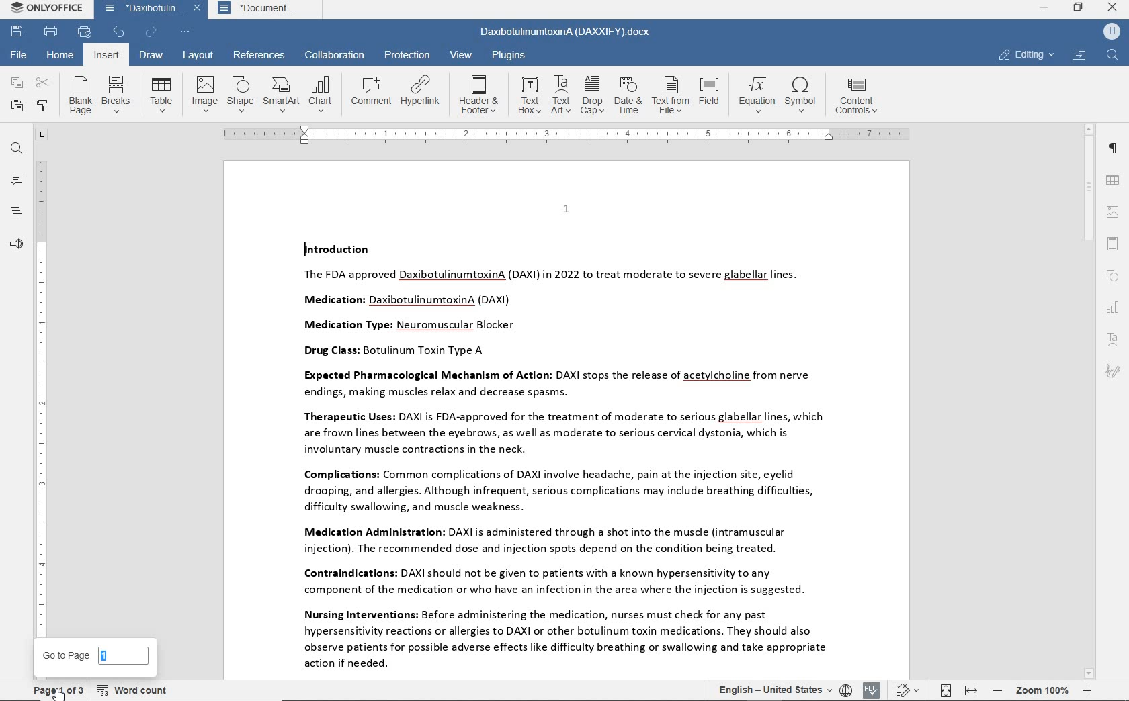 This screenshot has height=701, width=1129. What do you see at coordinates (1112, 338) in the screenshot?
I see `textart` at bounding box center [1112, 338].